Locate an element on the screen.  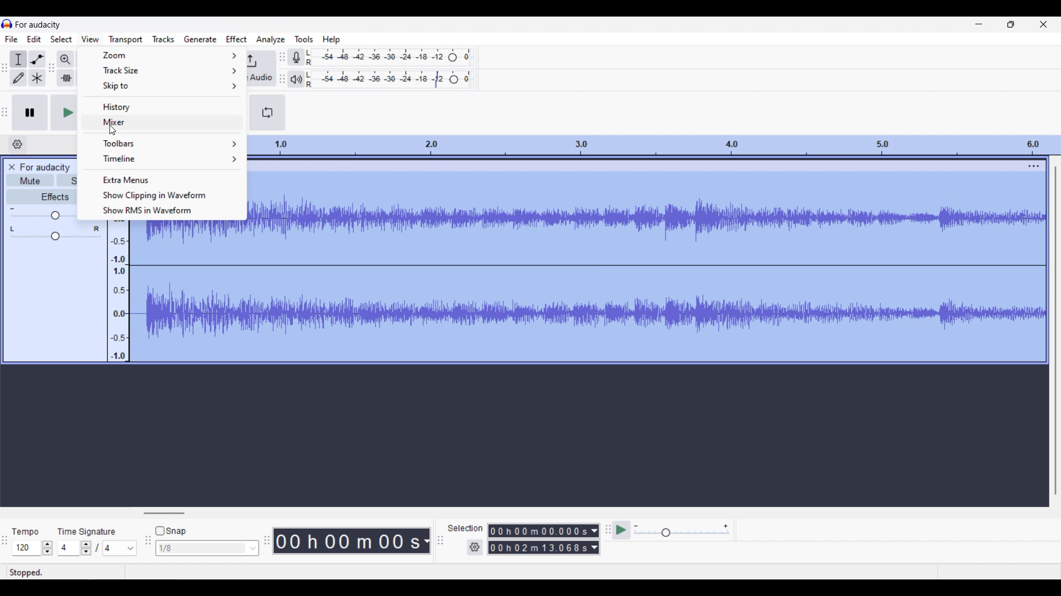
Scale to measure length of track is located at coordinates (654, 145).